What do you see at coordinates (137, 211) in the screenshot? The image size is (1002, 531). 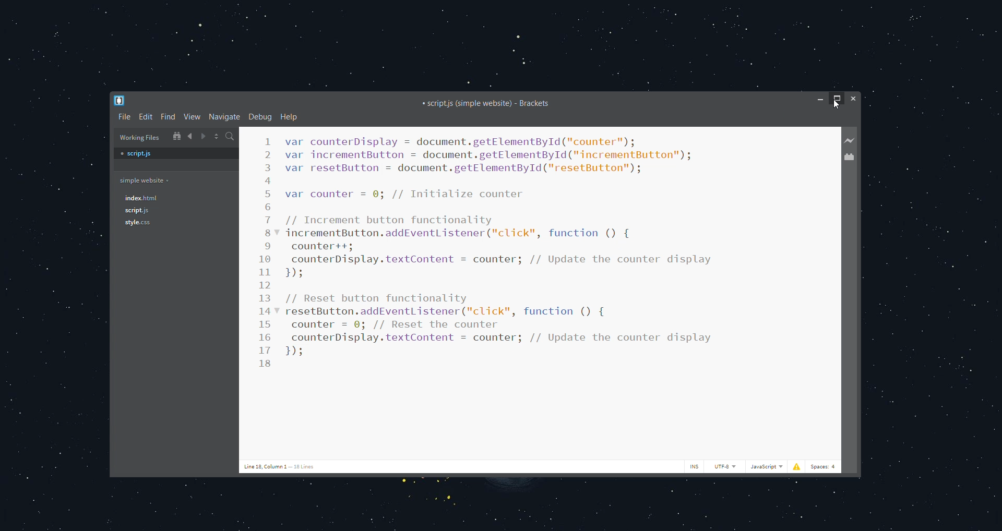 I see `script.js` at bounding box center [137, 211].